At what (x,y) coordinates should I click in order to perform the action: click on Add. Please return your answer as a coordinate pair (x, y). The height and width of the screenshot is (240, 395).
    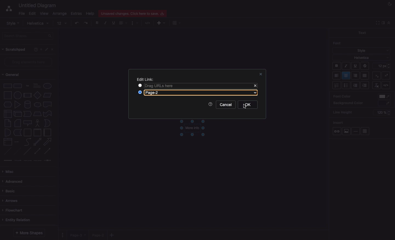
    Looking at the image, I should click on (159, 23).